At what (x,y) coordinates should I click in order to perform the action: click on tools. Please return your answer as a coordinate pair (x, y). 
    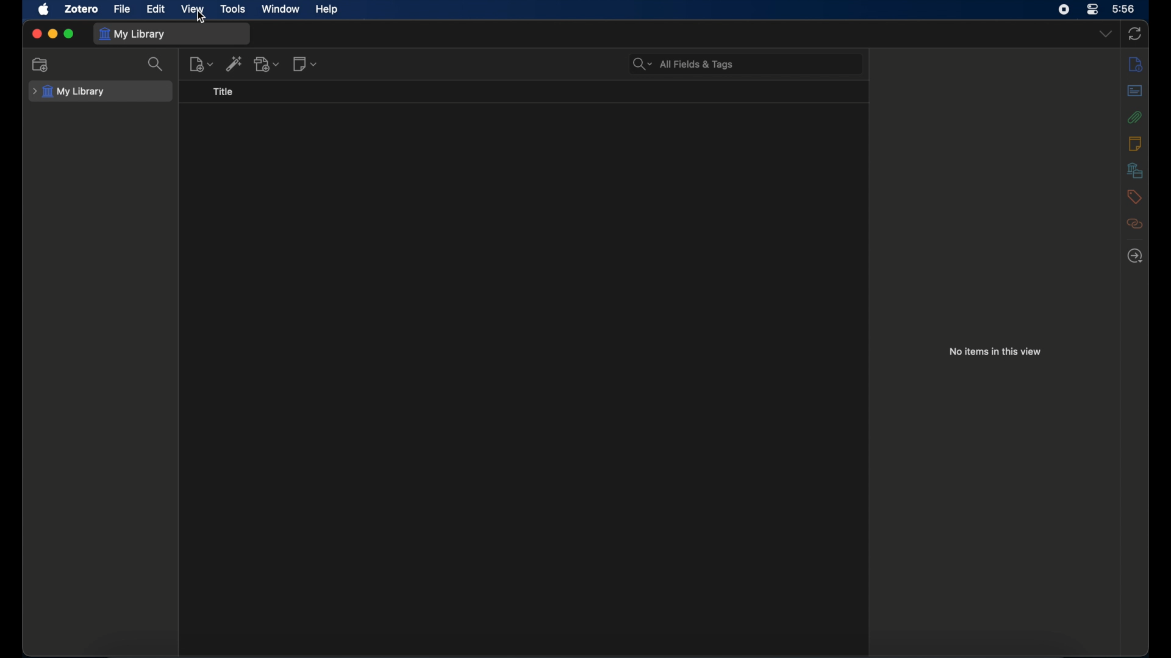
    Looking at the image, I should click on (233, 9).